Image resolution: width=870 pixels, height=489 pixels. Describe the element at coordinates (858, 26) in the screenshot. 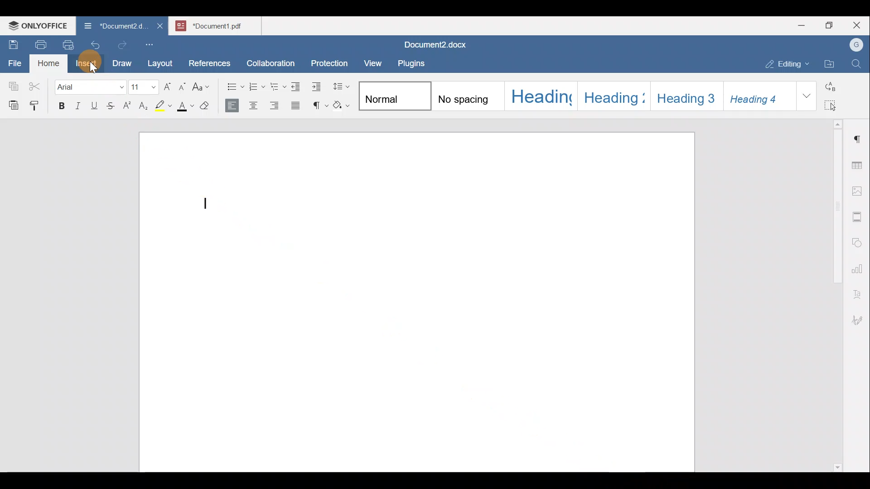

I see `Close` at that location.